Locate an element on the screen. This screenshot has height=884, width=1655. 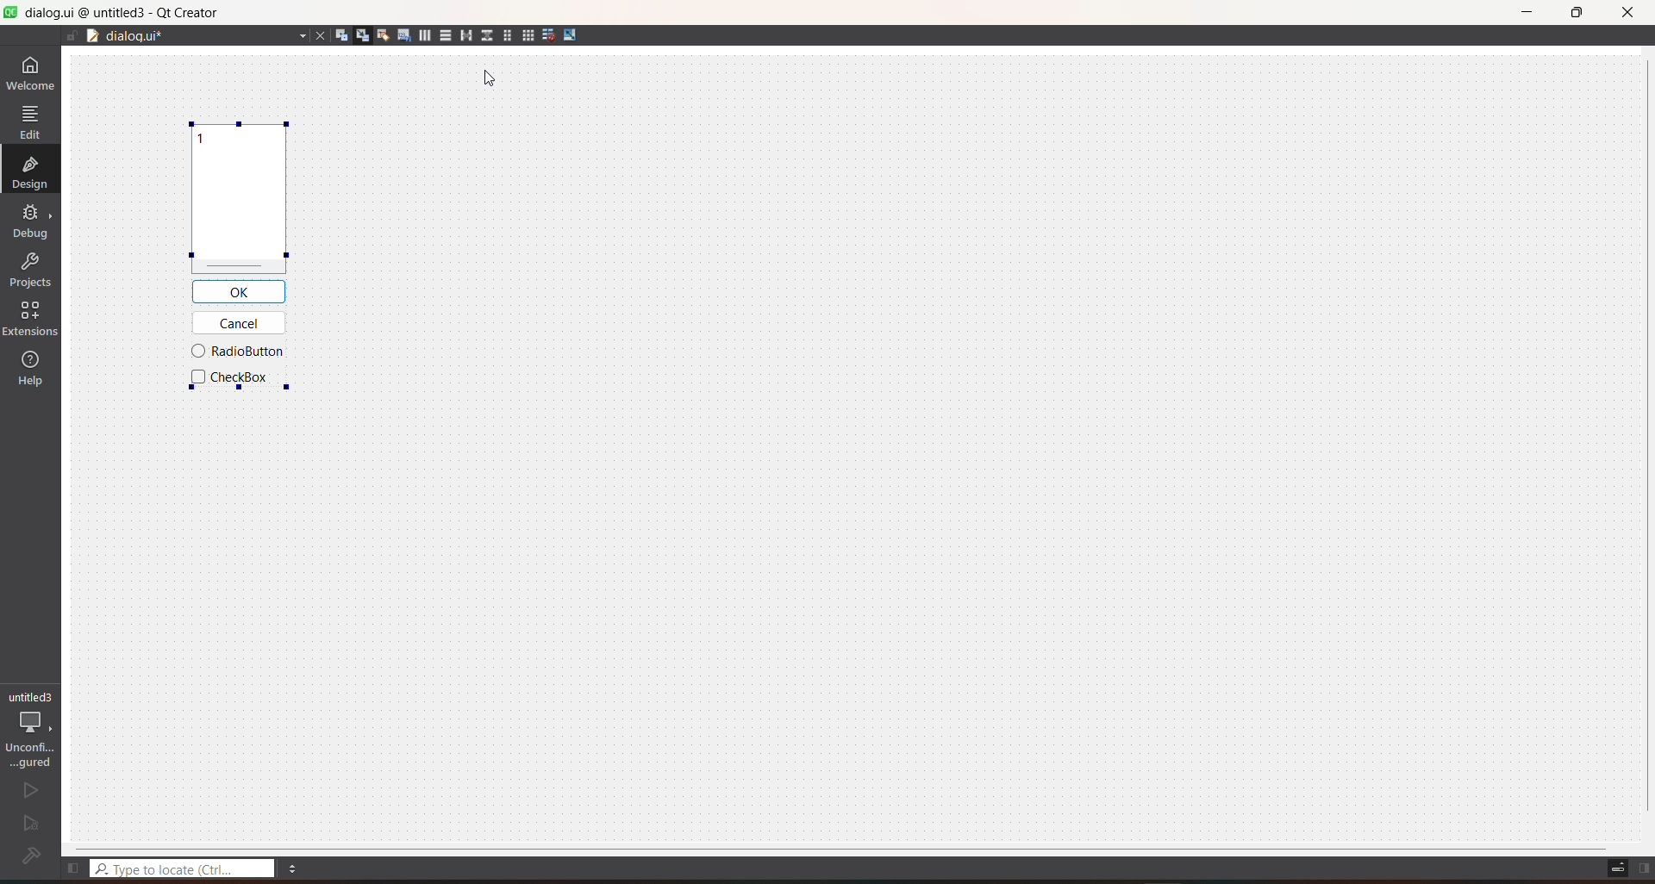
debug is located at coordinates (33, 220).